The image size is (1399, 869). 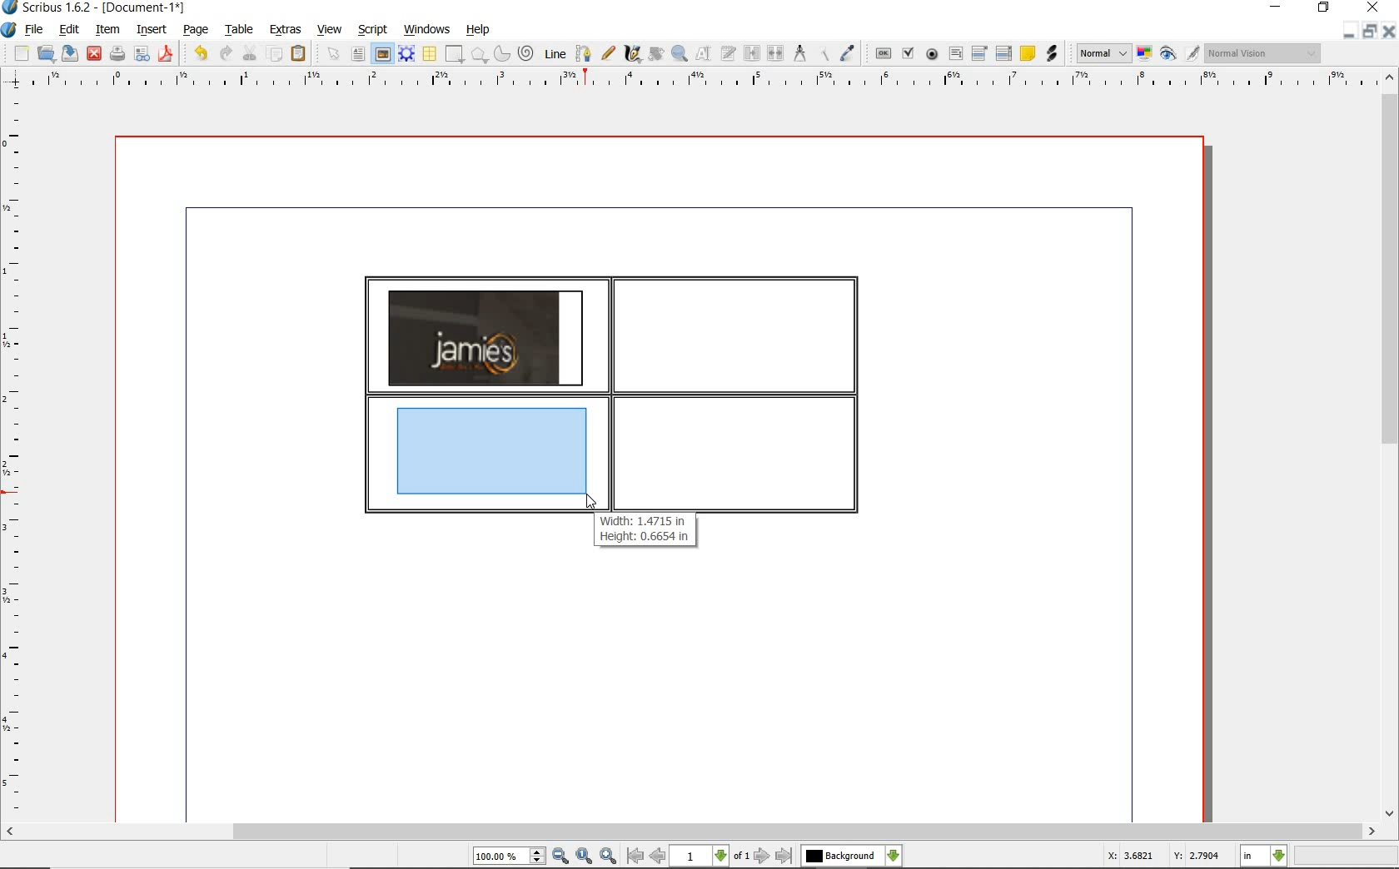 What do you see at coordinates (560, 857) in the screenshot?
I see `zoom out` at bounding box center [560, 857].